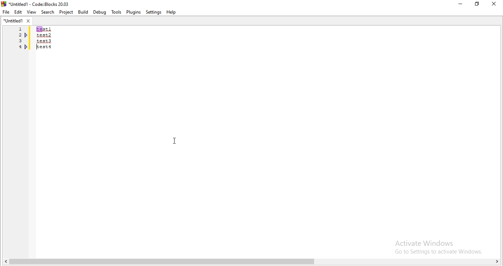  I want to click on Maximize, so click(478, 5).